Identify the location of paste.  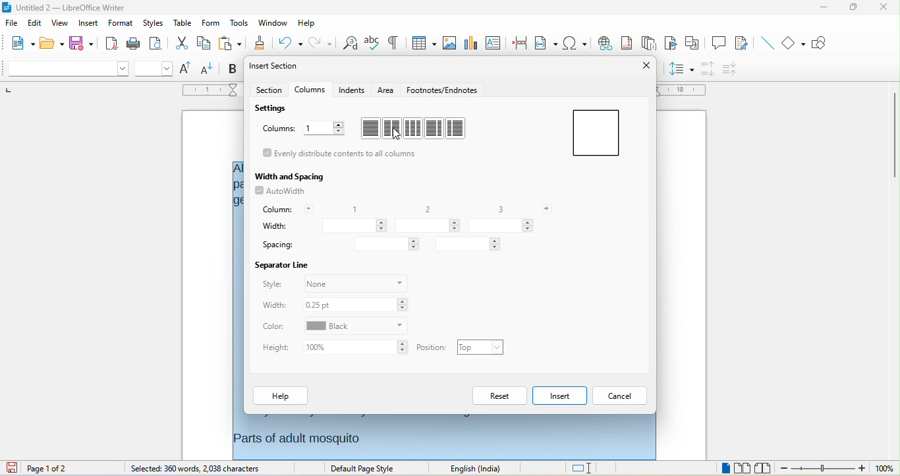
(228, 43).